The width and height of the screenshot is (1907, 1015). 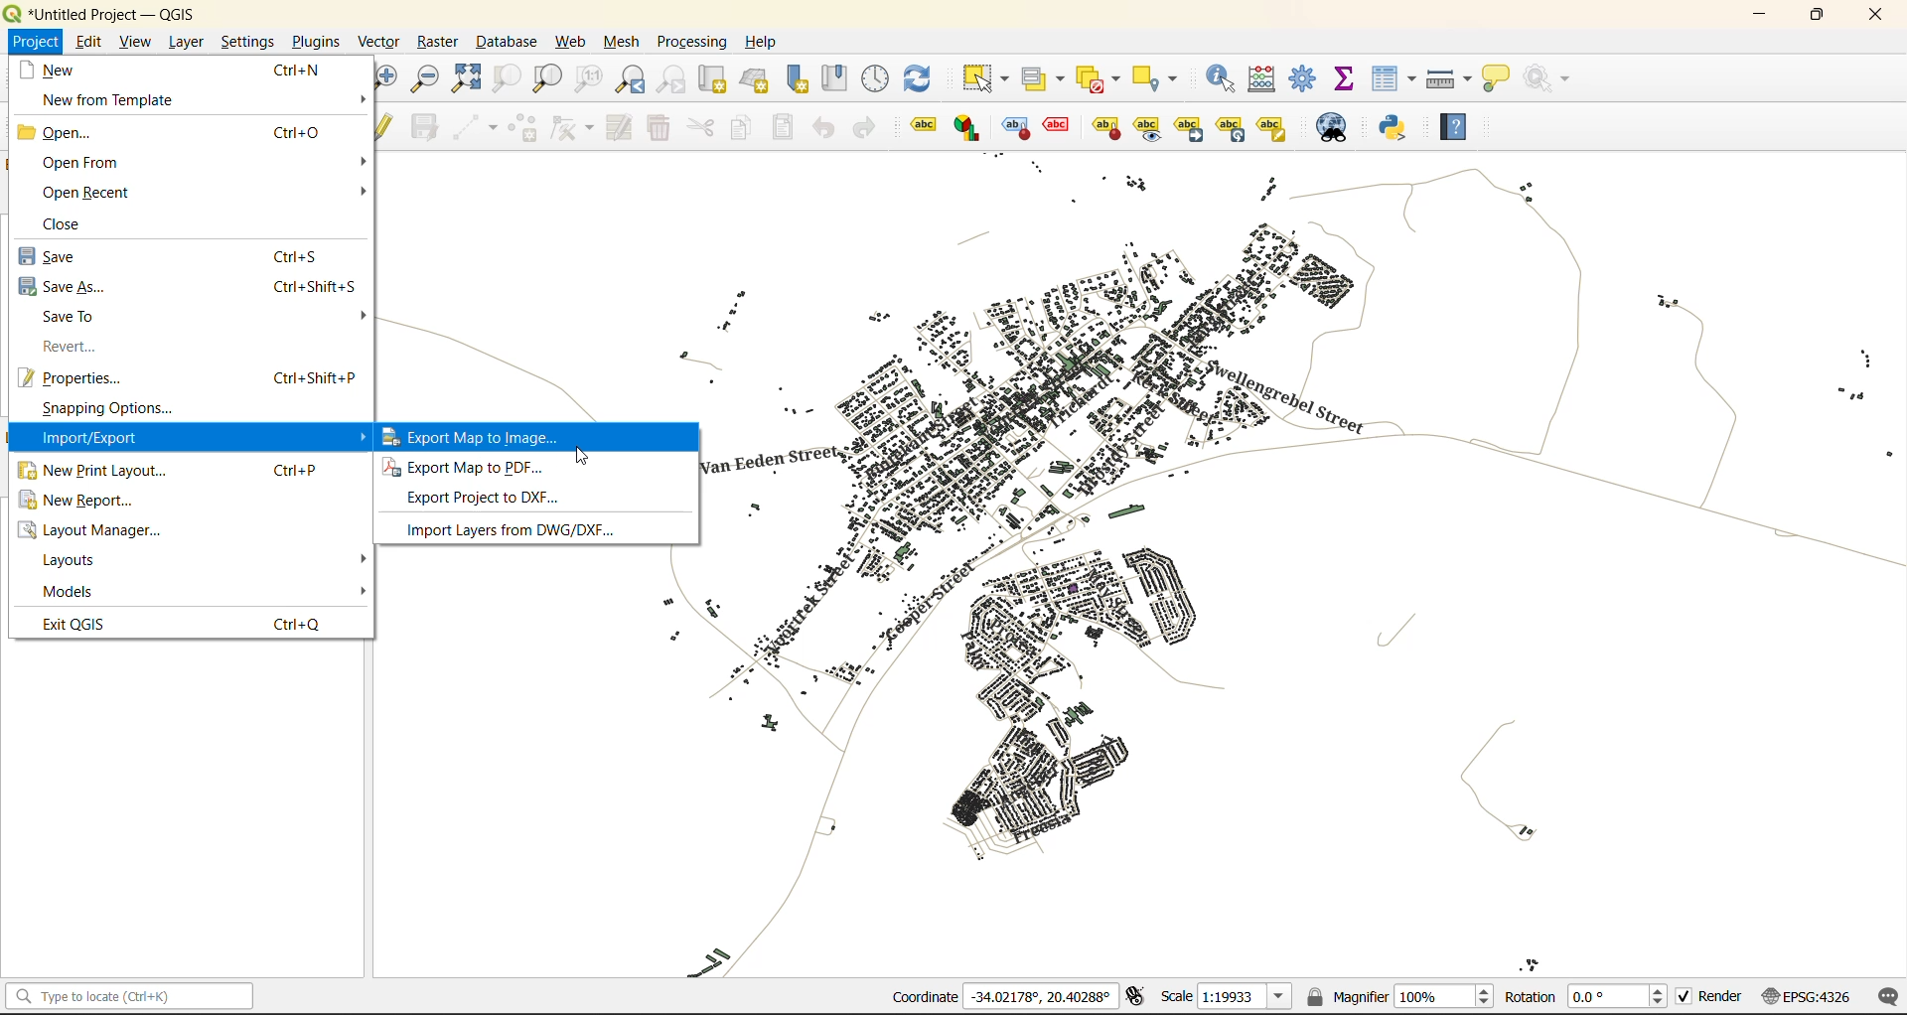 I want to click on refresh, so click(x=923, y=79).